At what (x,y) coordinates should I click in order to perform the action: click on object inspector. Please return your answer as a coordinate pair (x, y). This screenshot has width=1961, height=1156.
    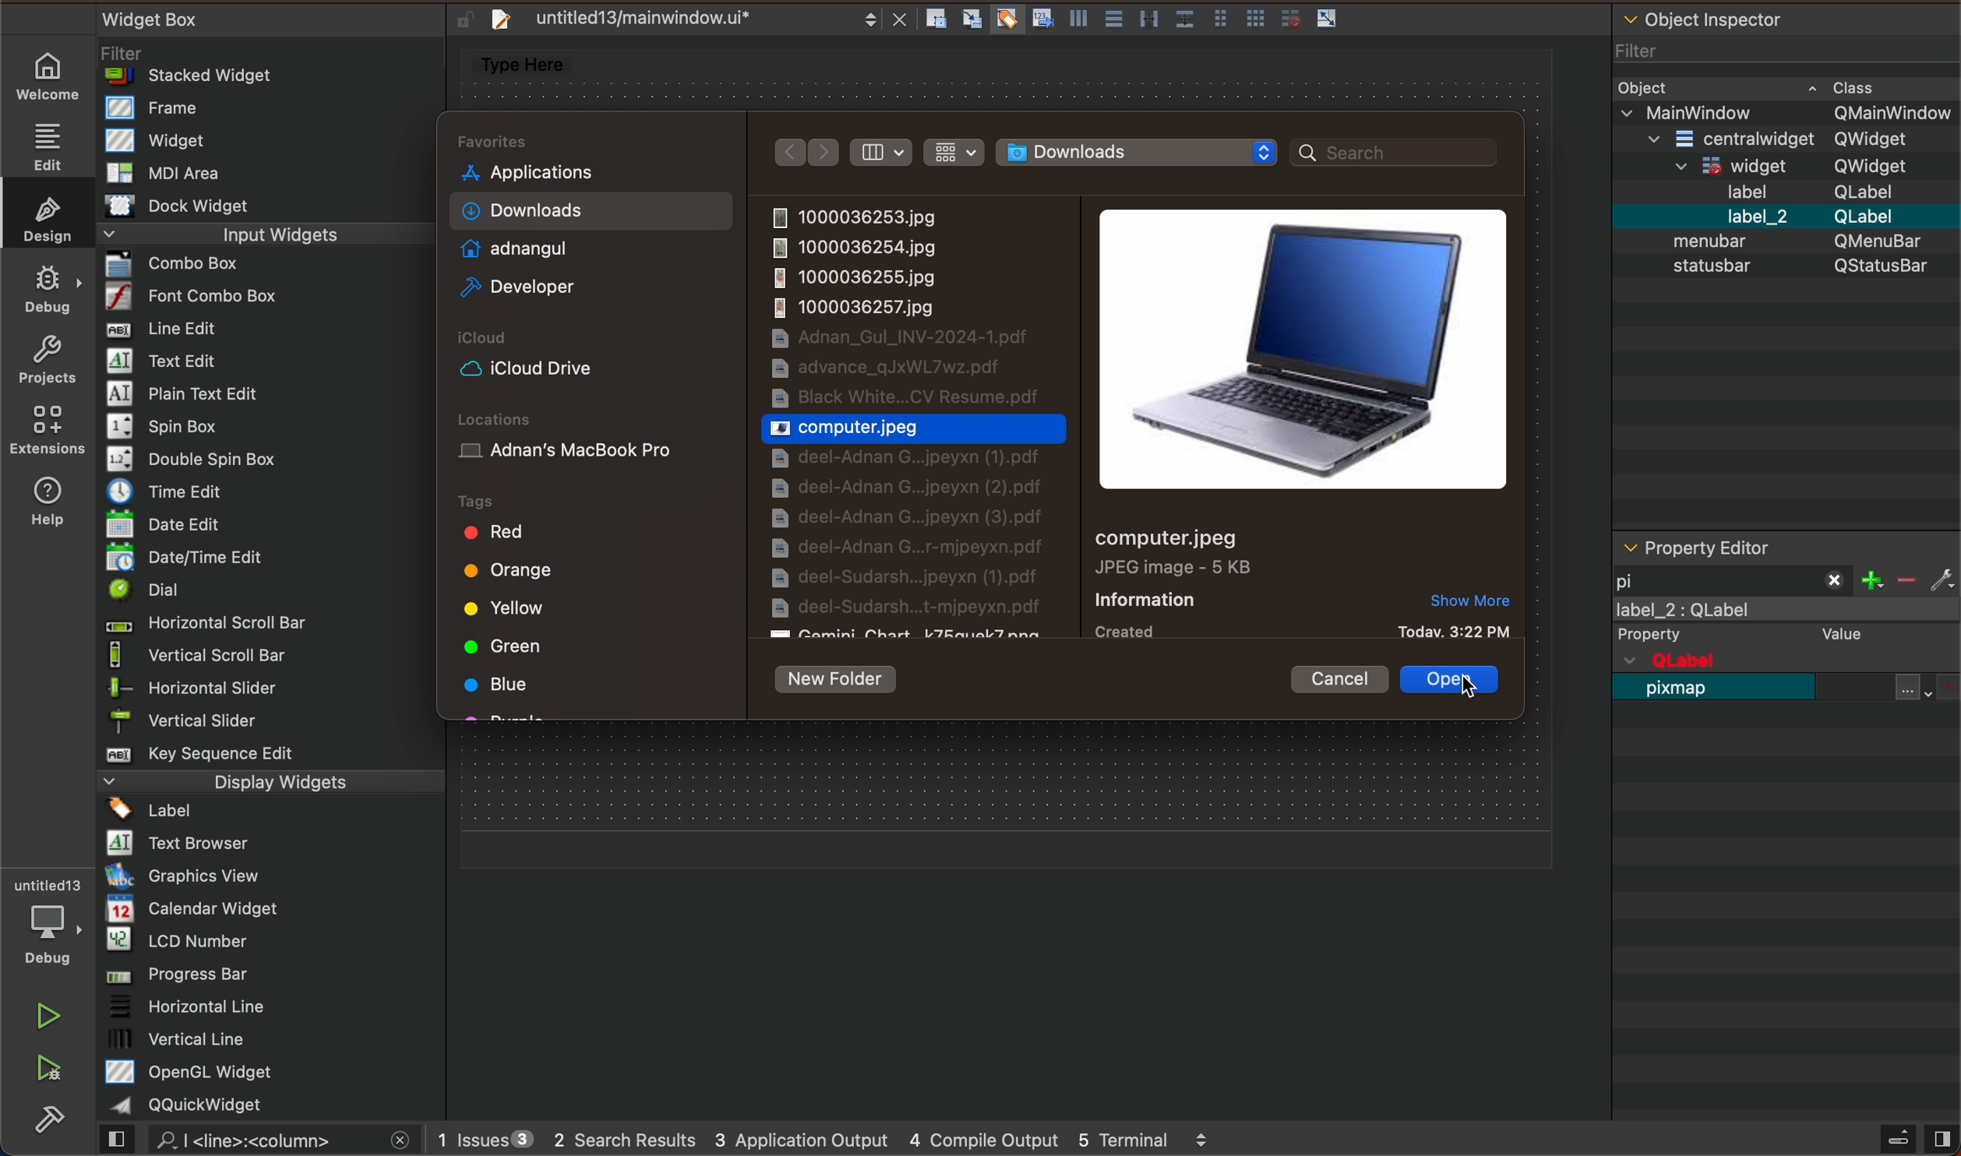
    Looking at the image, I should click on (1783, 266).